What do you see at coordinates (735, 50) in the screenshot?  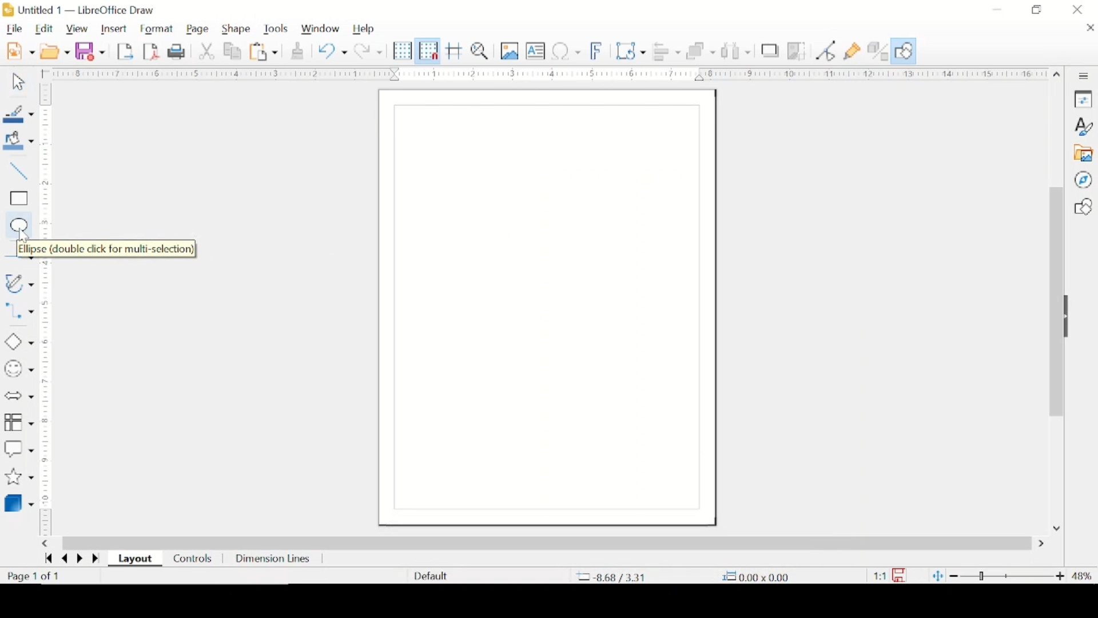 I see `select at least three objects to distribute` at bounding box center [735, 50].